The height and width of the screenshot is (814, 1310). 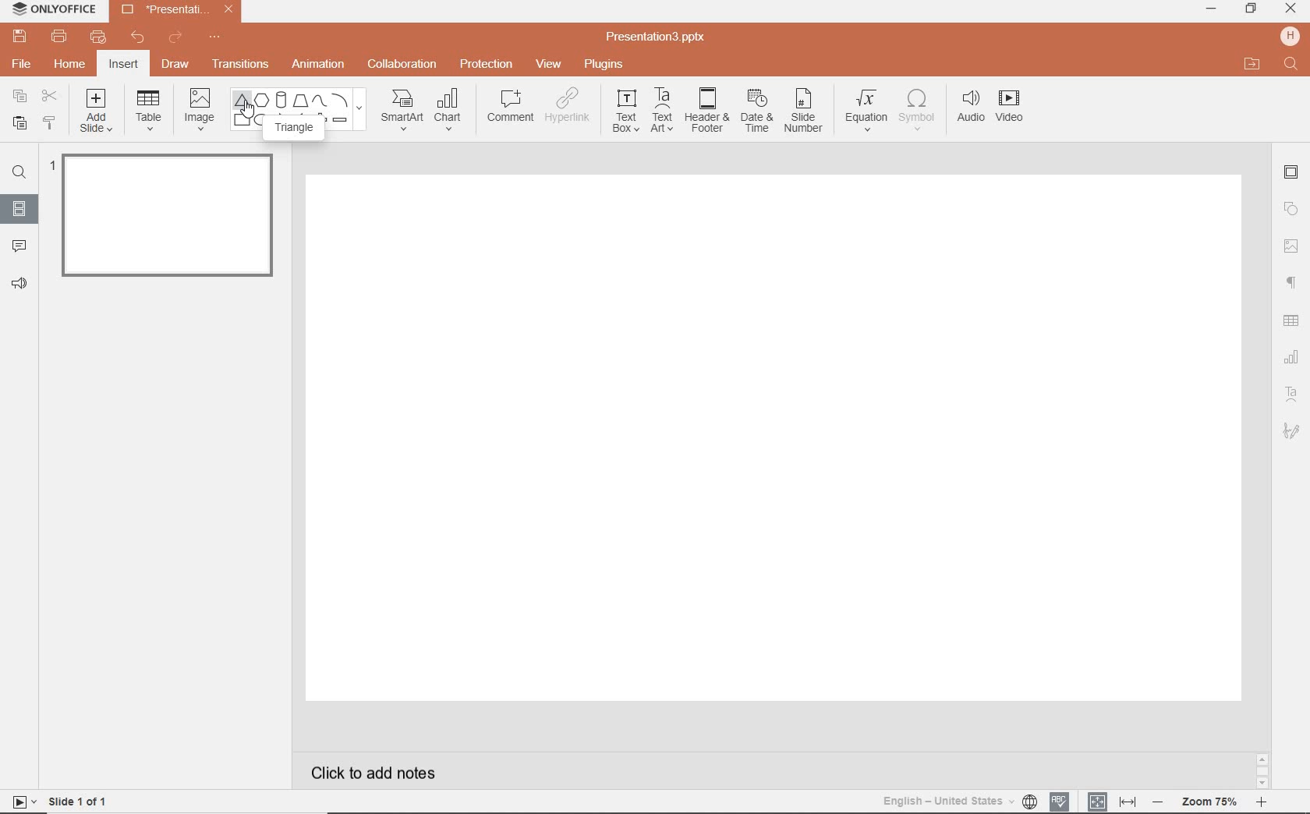 What do you see at coordinates (1160, 803) in the screenshot?
I see `zoom out` at bounding box center [1160, 803].